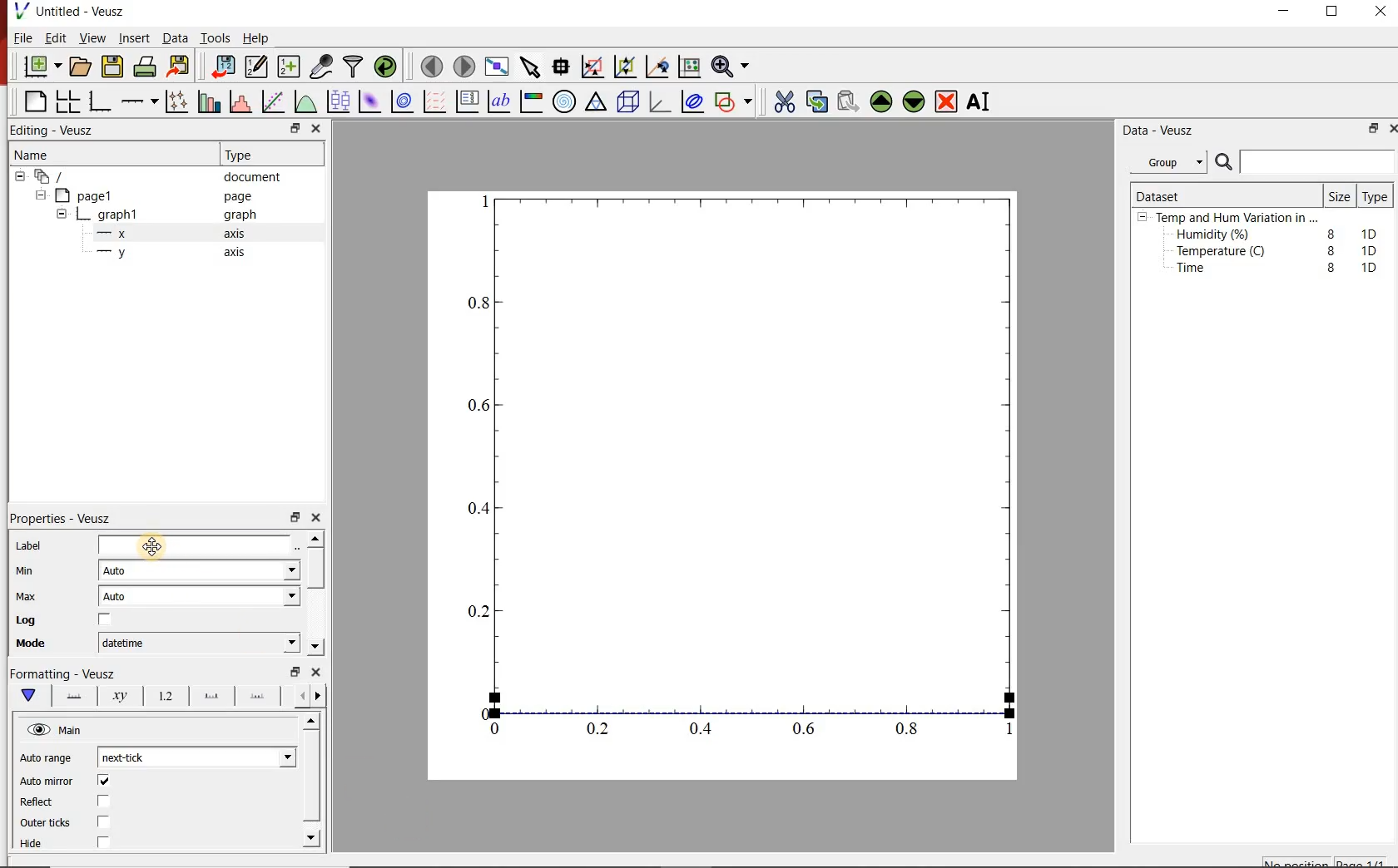  What do you see at coordinates (136, 757) in the screenshot?
I see `next-tick` at bounding box center [136, 757].